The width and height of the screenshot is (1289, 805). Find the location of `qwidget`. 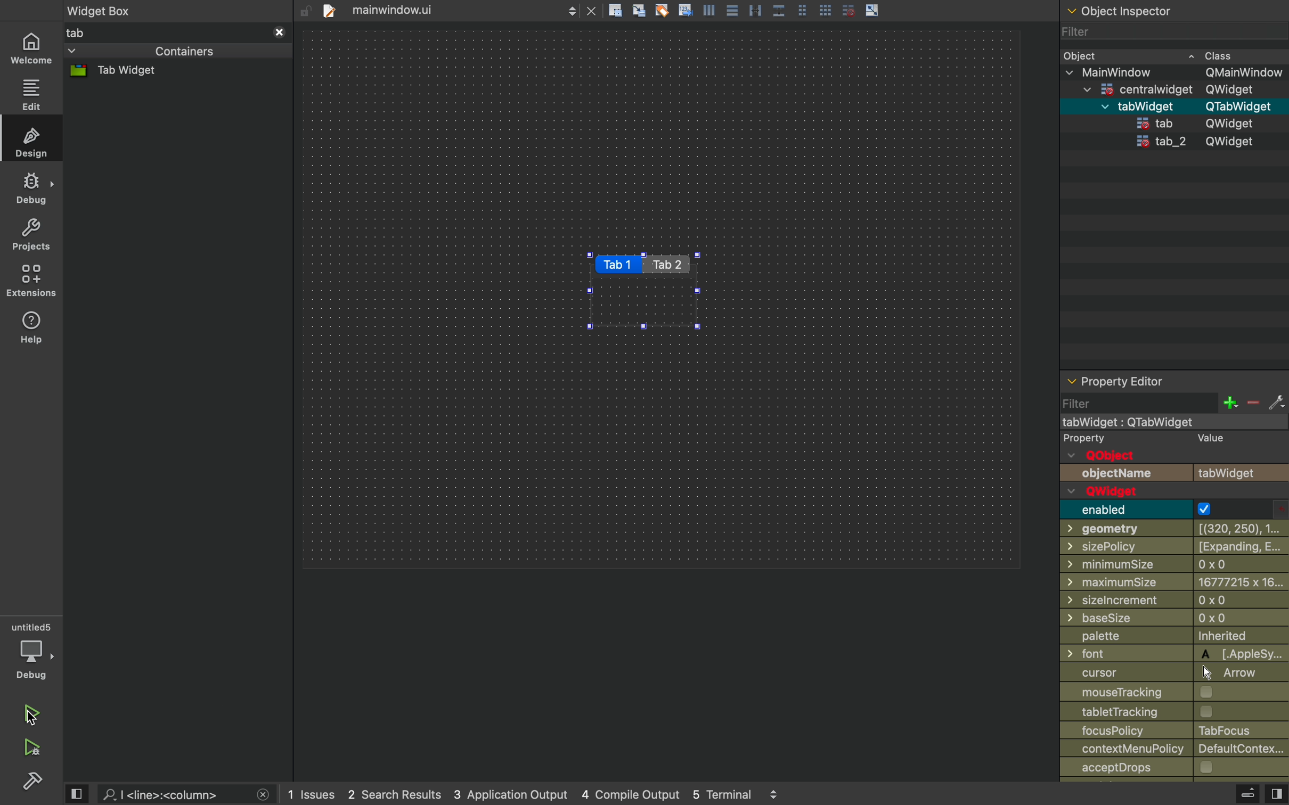

qwidget is located at coordinates (1144, 492).